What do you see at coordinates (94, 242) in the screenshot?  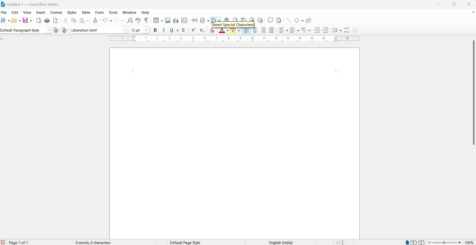 I see `word and character count` at bounding box center [94, 242].